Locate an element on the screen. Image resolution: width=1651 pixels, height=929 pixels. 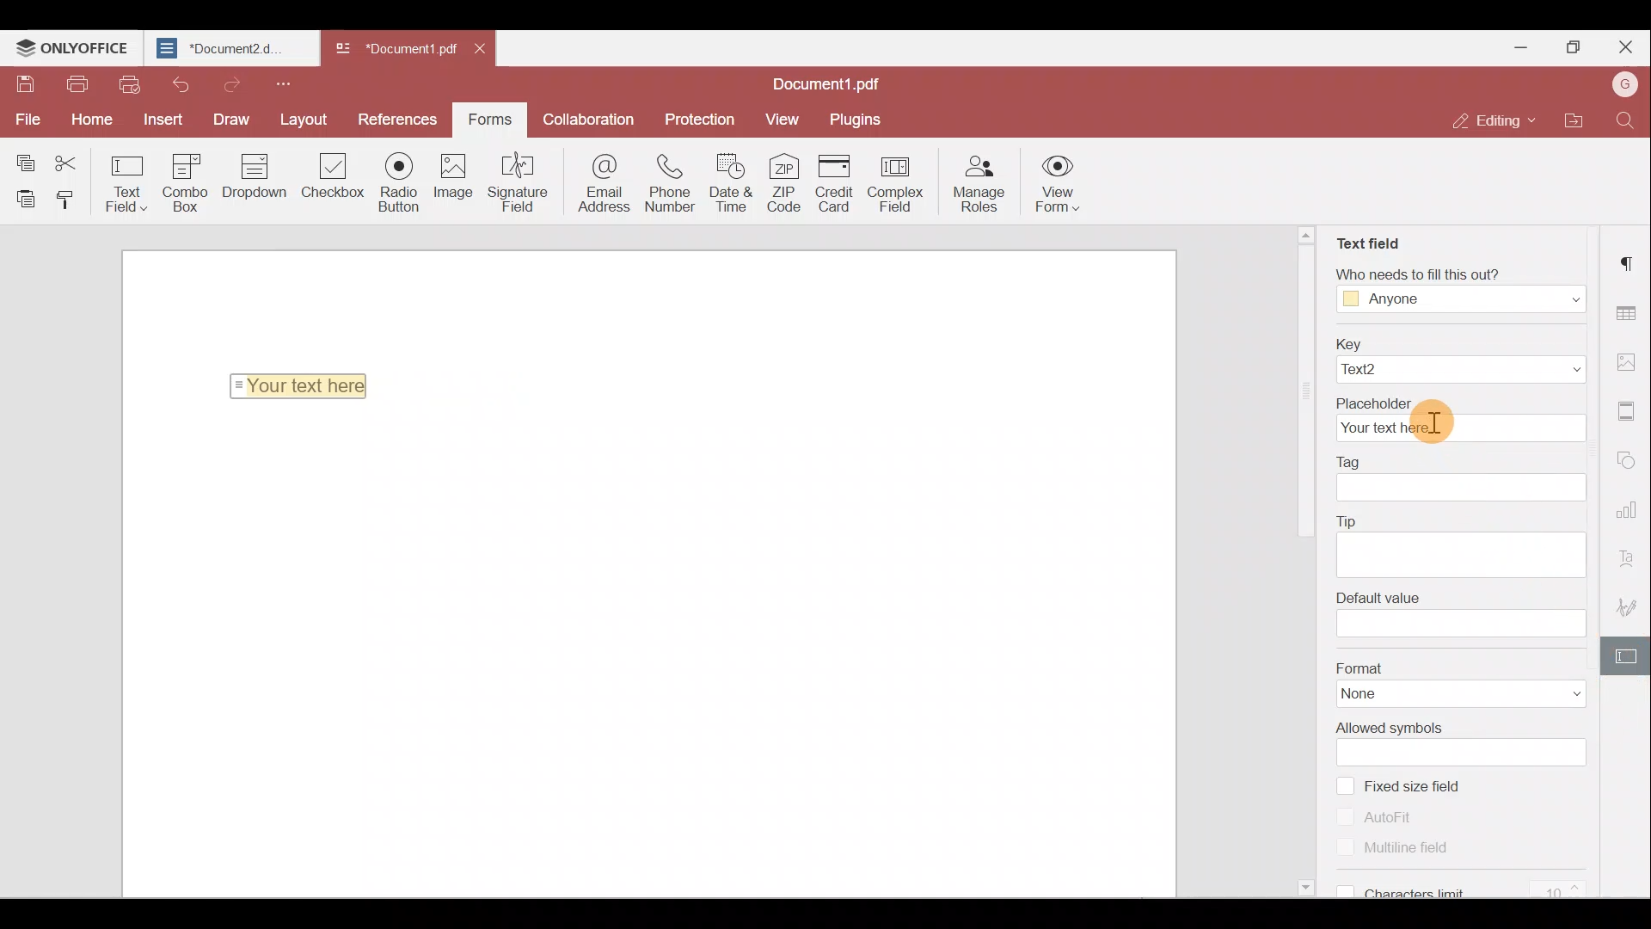
View form is located at coordinates (1057, 187).